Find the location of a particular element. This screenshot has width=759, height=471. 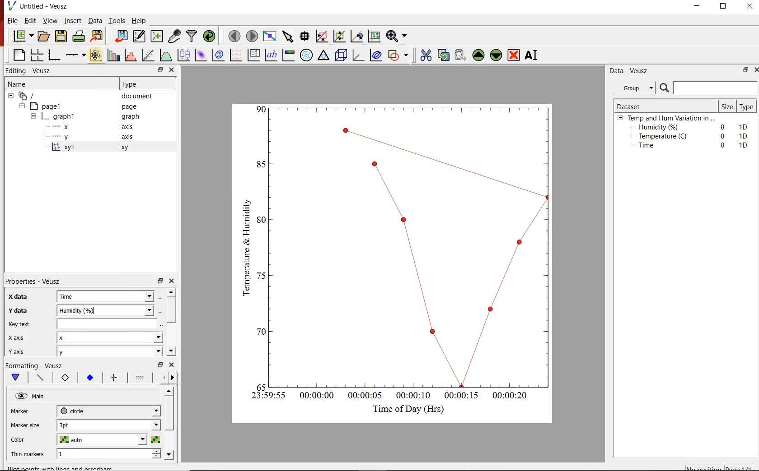

hide sub menu is located at coordinates (10, 97).